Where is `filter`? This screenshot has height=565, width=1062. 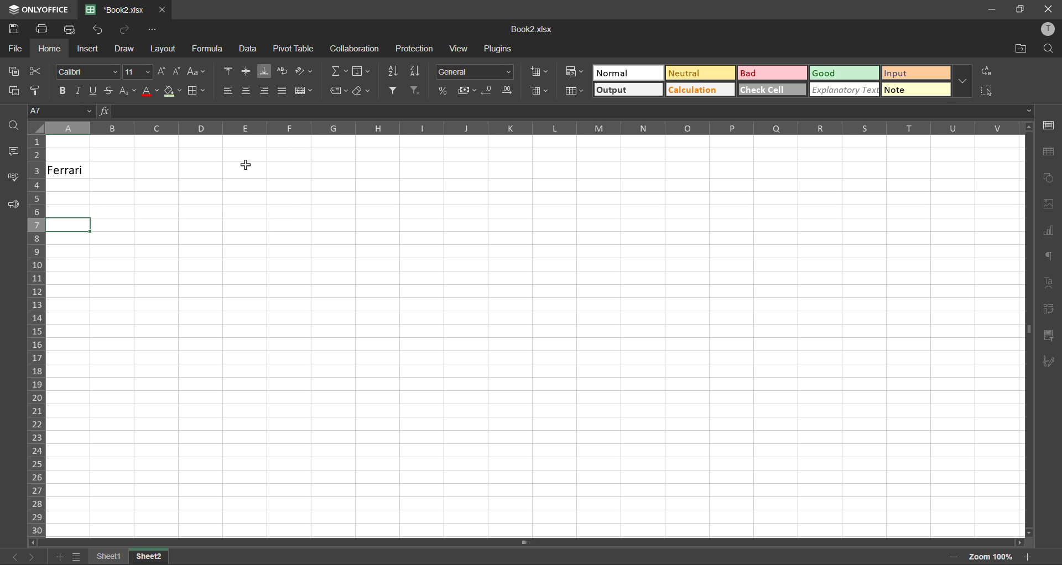
filter is located at coordinates (394, 91).